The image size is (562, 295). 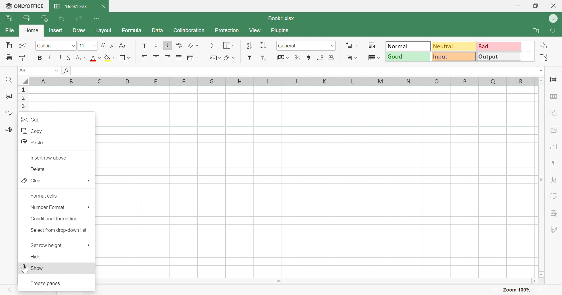 I want to click on table settings, so click(x=554, y=96).